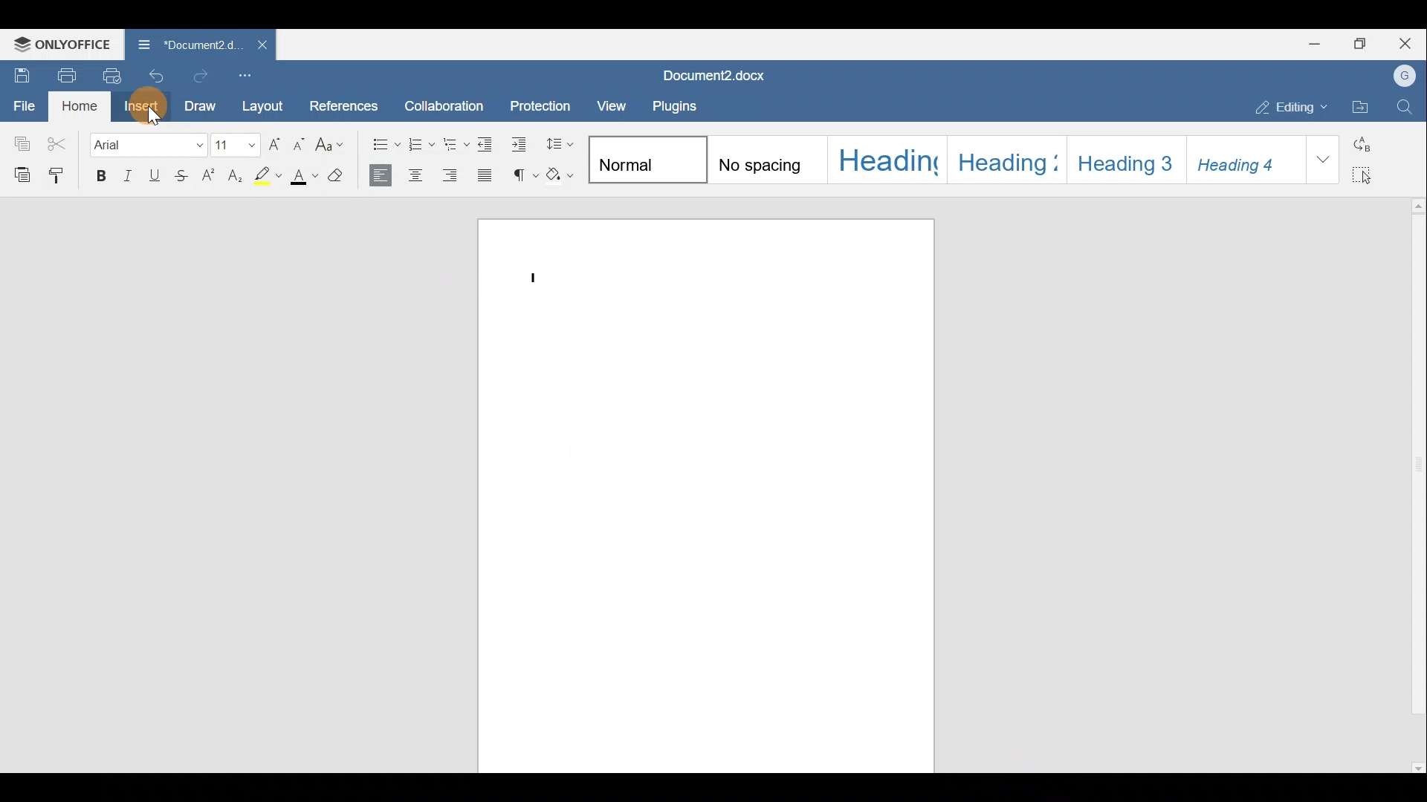 This screenshot has height=802, width=1427. Describe the element at coordinates (1368, 174) in the screenshot. I see `Select all` at that location.